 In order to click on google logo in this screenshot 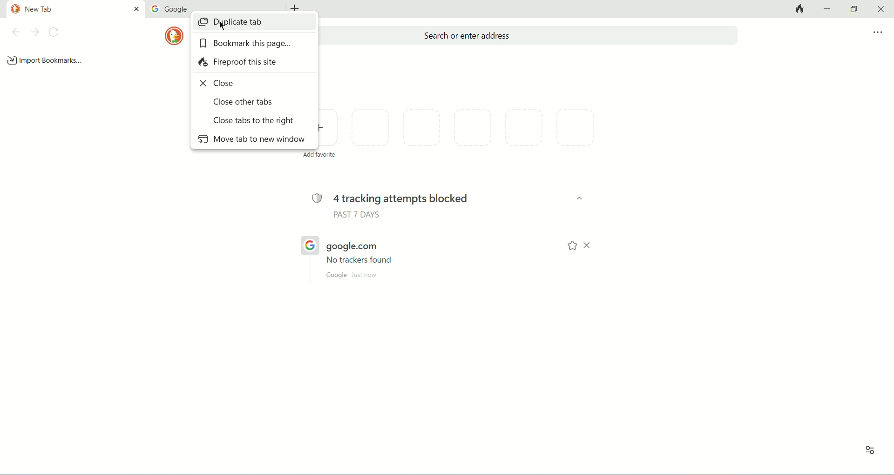, I will do `click(309, 244)`.